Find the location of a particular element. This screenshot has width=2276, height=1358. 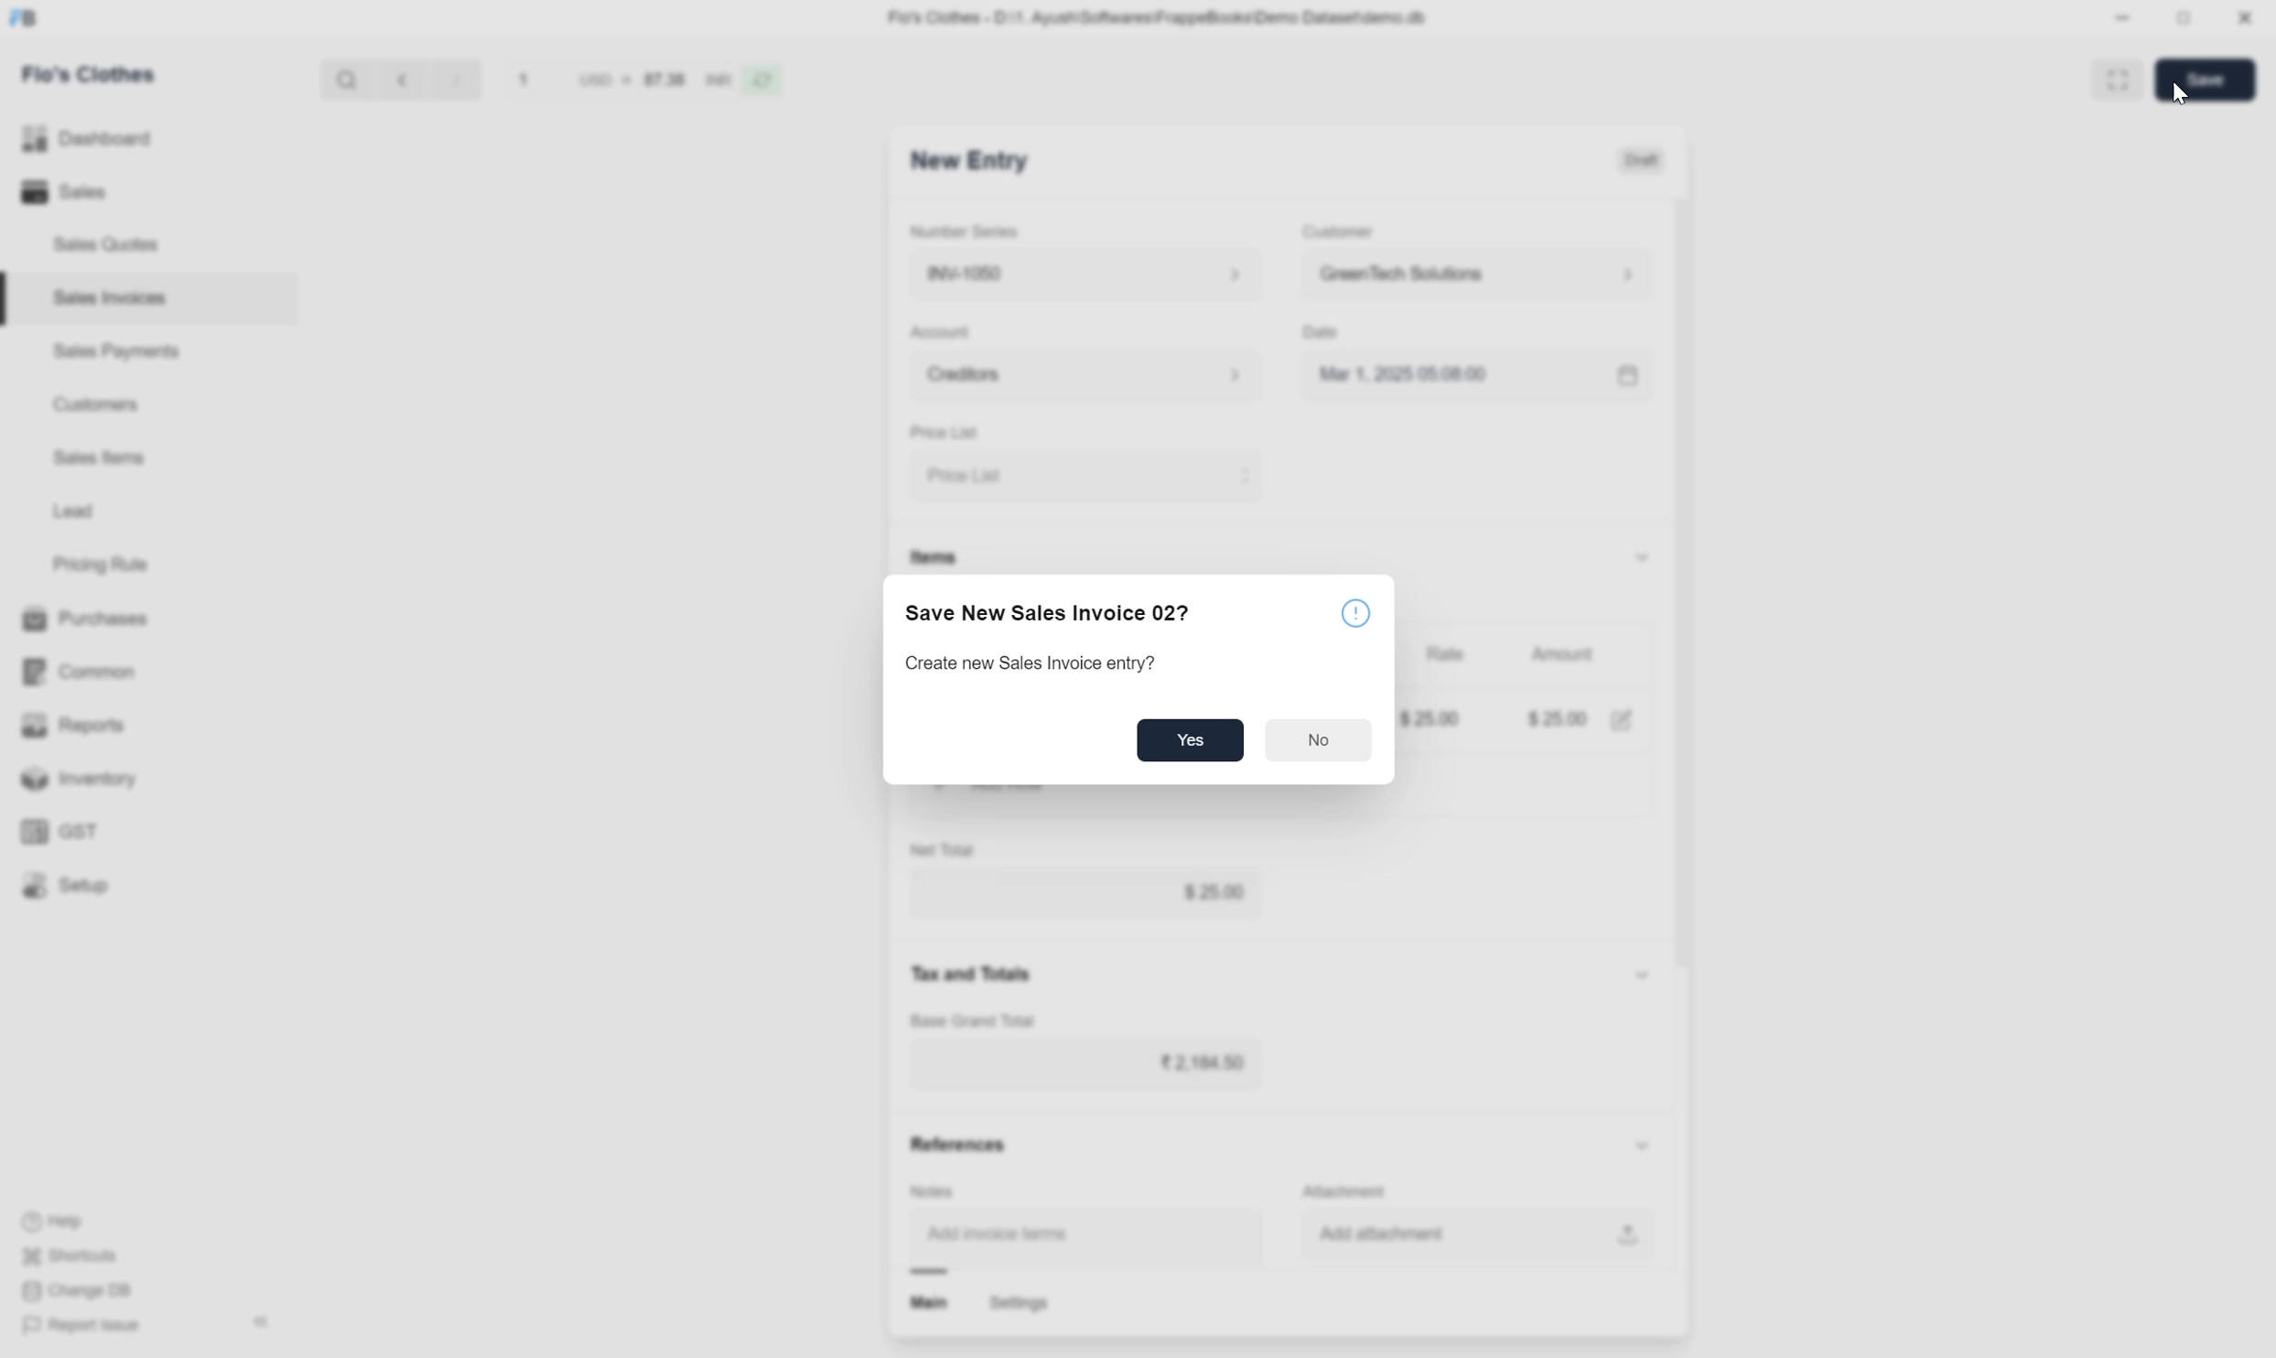

Report Issue  is located at coordinates (97, 1329).